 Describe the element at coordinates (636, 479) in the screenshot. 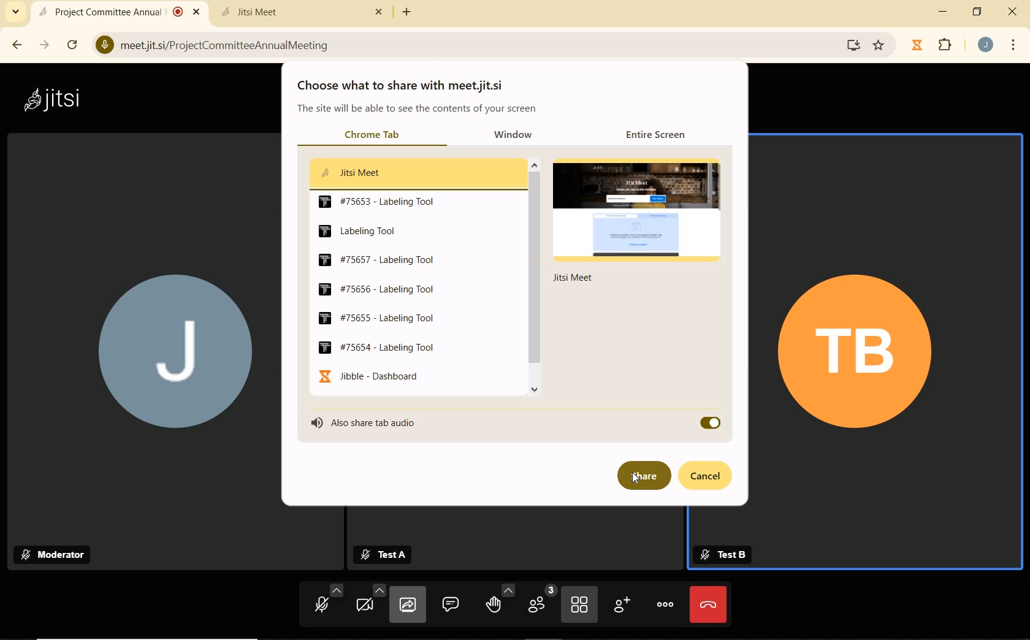

I see `cursor` at that location.